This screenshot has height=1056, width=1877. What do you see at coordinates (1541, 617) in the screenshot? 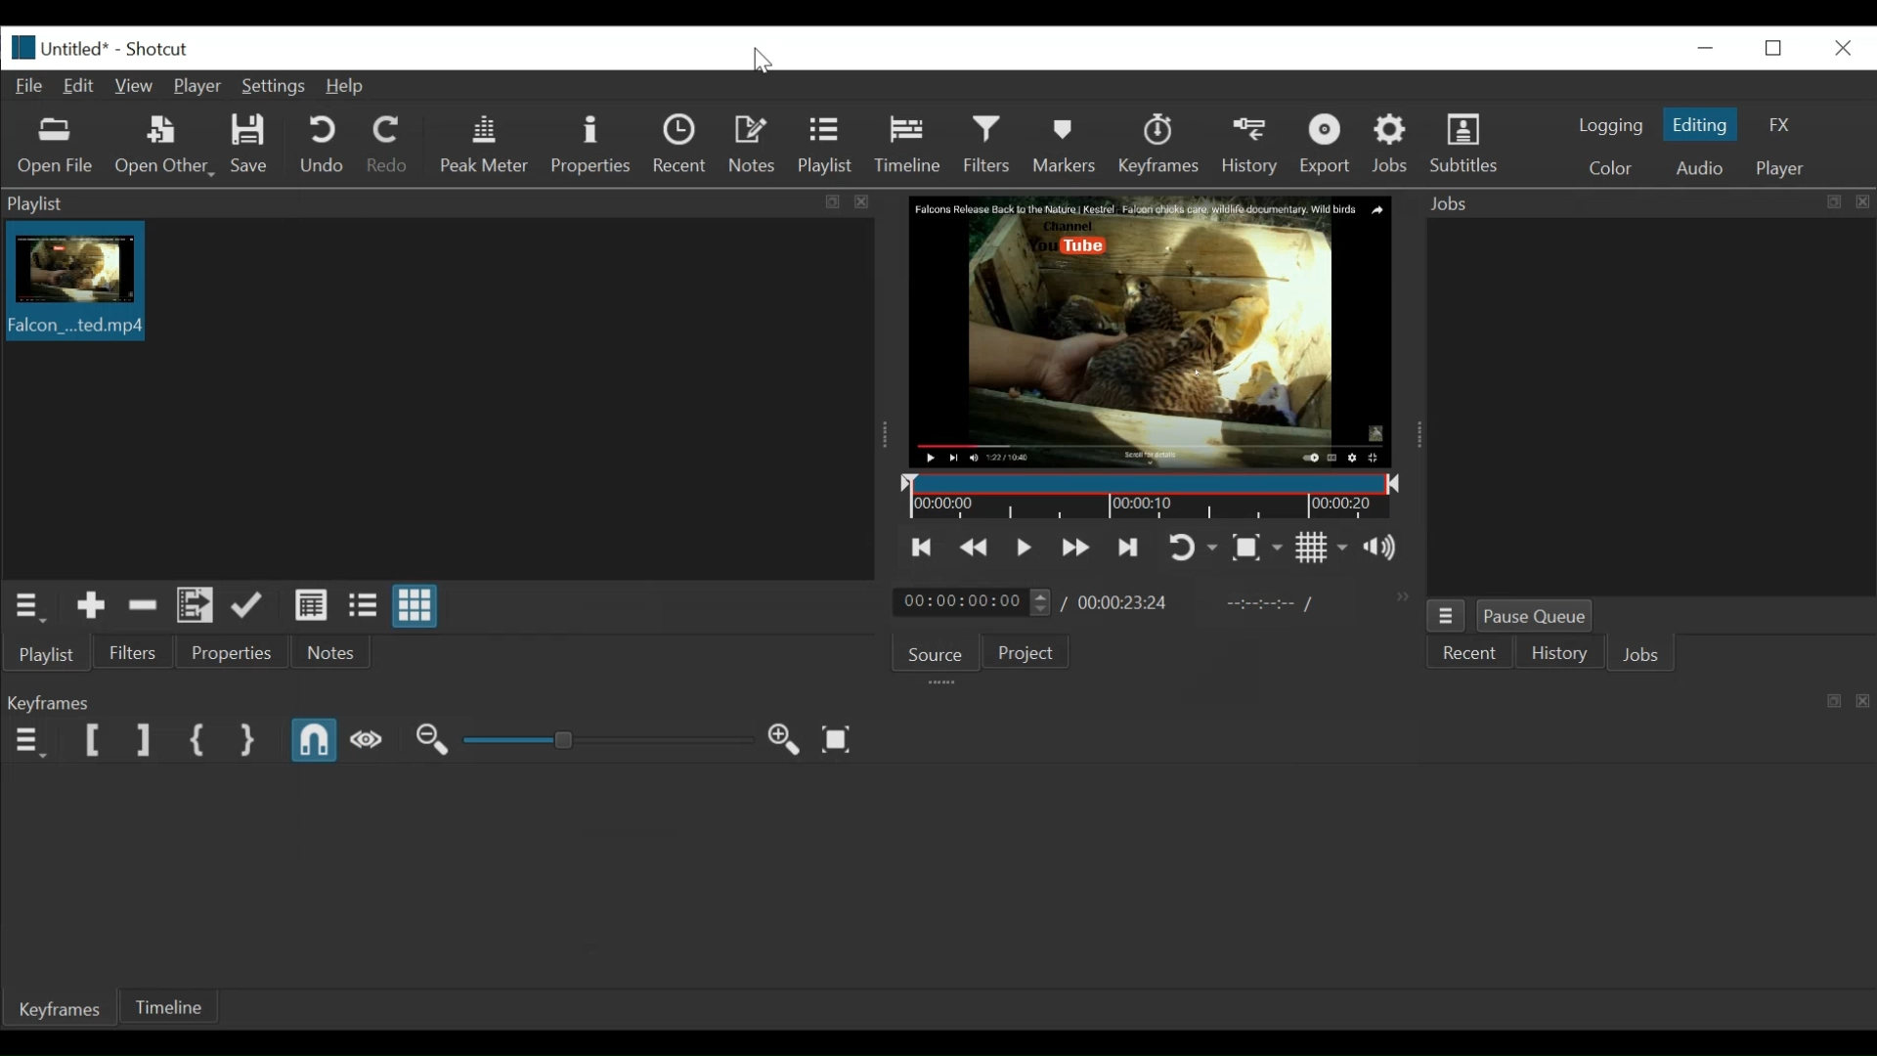
I see `Pause Queue` at bounding box center [1541, 617].